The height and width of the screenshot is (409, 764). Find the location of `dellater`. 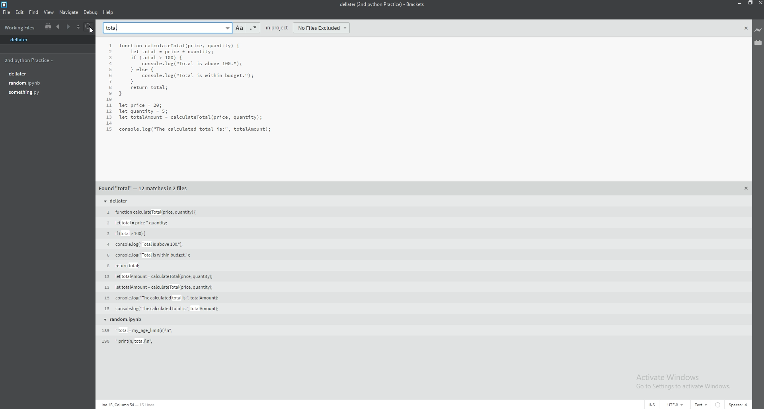

dellater is located at coordinates (118, 201).